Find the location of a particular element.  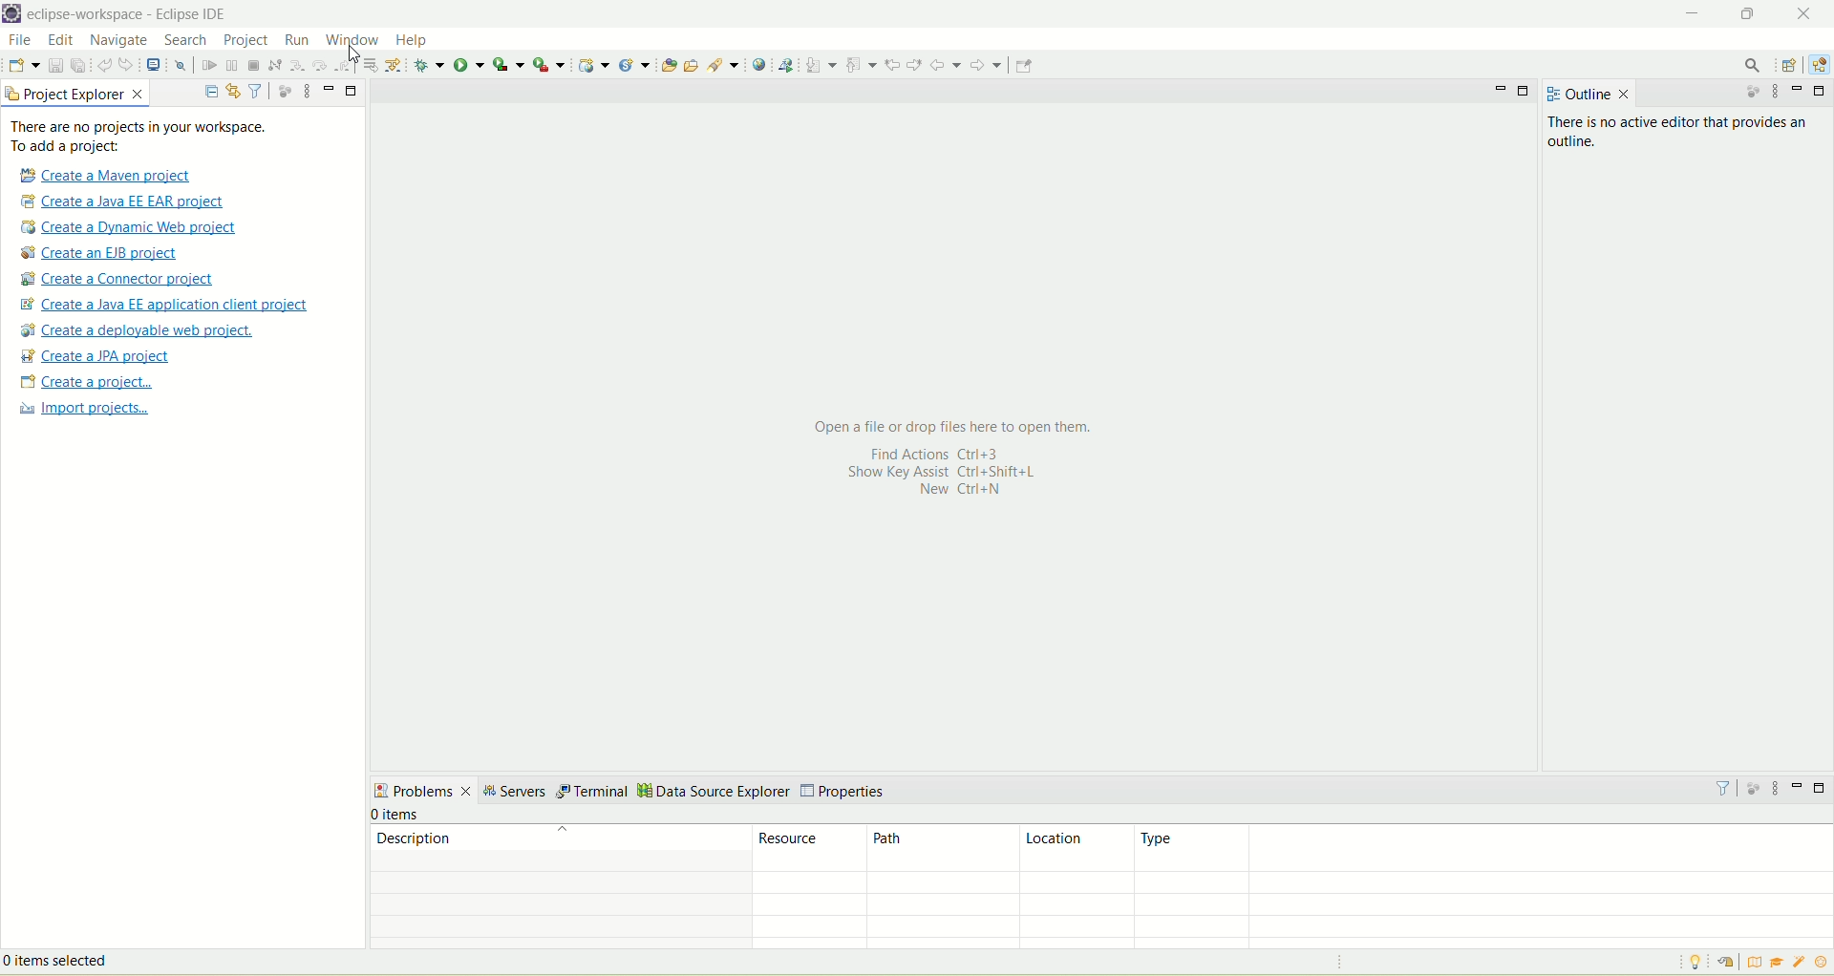

description is located at coordinates (557, 846).